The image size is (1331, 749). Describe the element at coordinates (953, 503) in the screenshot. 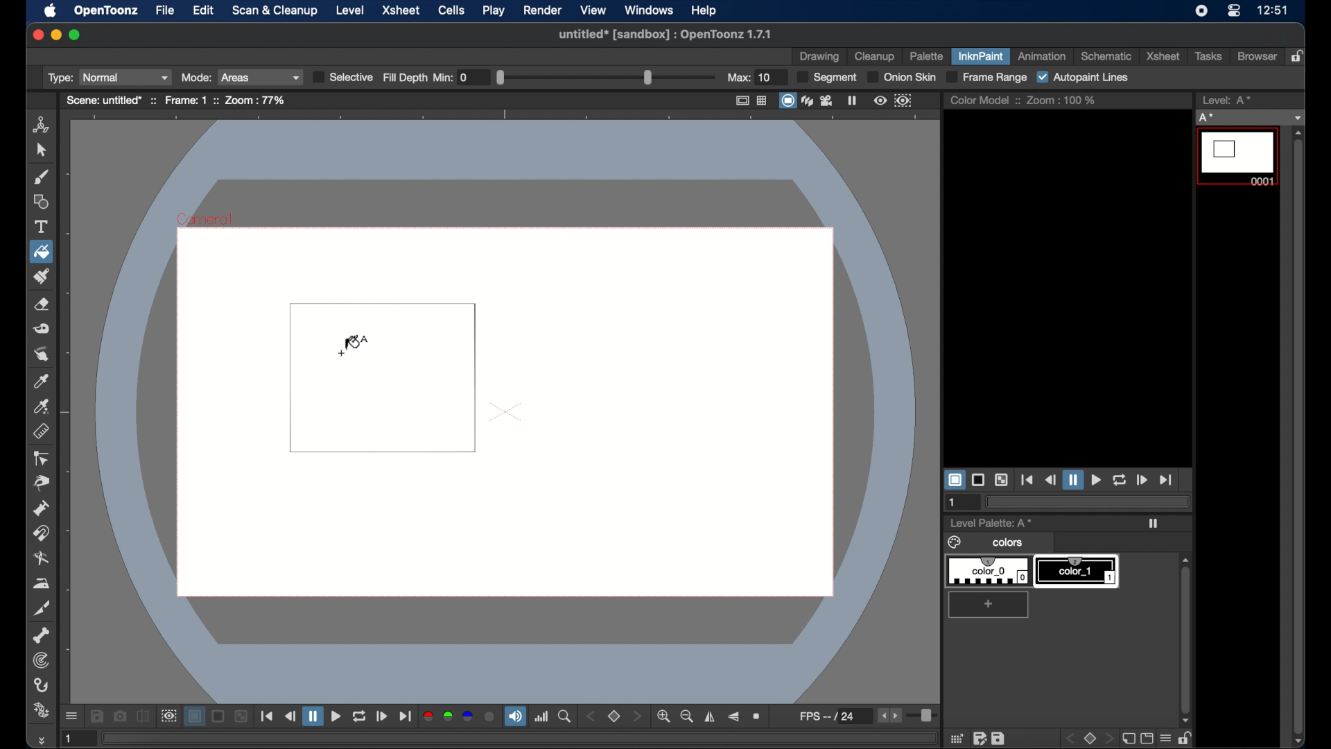

I see `1` at that location.